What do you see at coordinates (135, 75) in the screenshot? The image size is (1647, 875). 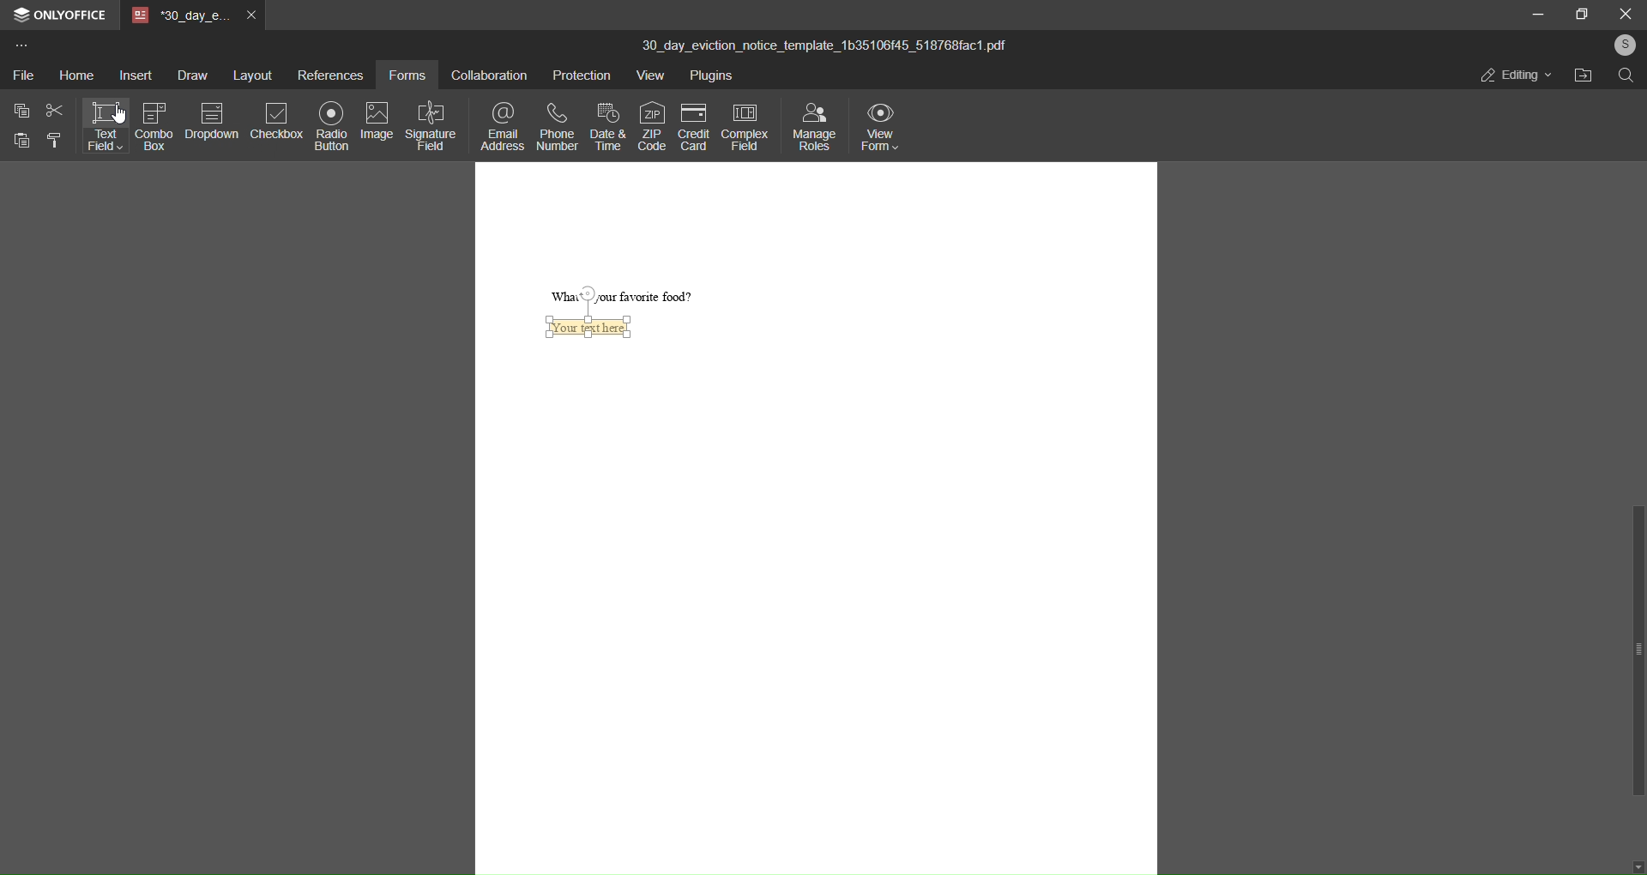 I see `insert` at bounding box center [135, 75].